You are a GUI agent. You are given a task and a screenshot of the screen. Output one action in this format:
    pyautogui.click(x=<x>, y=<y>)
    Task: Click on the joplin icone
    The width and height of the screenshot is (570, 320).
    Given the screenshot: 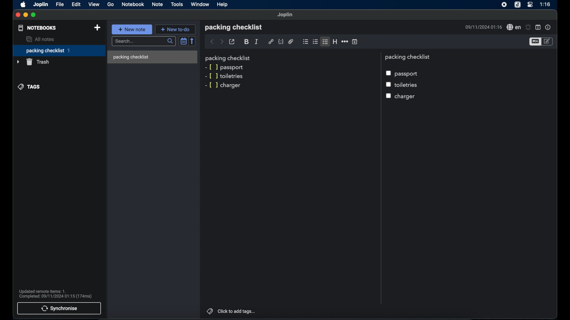 What is the action you would take?
    pyautogui.click(x=517, y=5)
    